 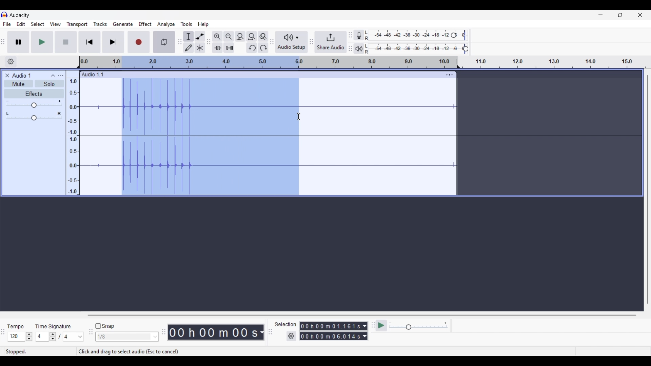 What do you see at coordinates (414, 49) in the screenshot?
I see `Playback level` at bounding box center [414, 49].